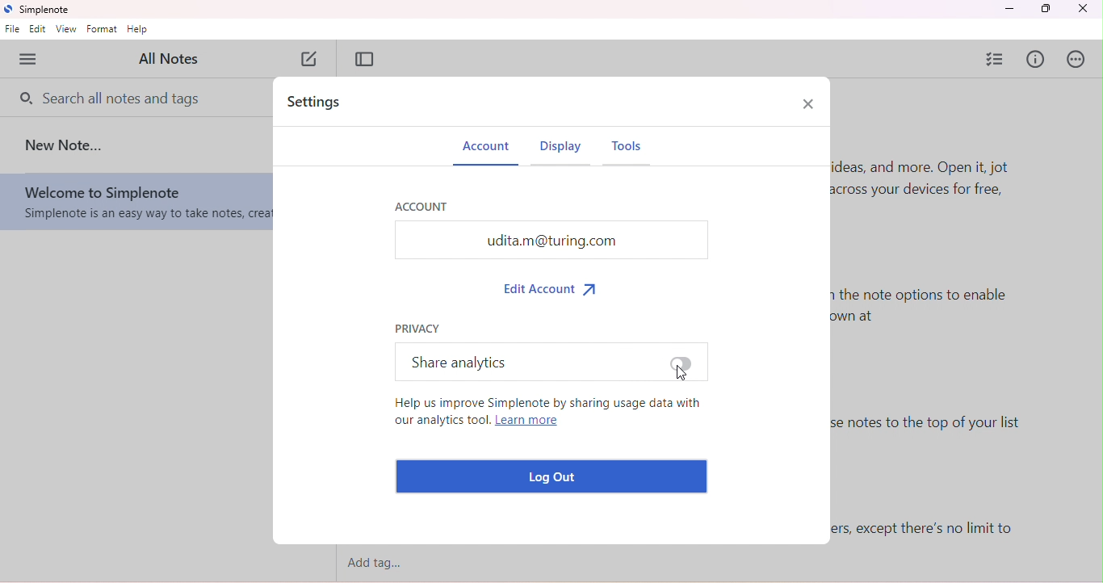 The image size is (1103, 583). Describe the element at coordinates (561, 151) in the screenshot. I see `display` at that location.